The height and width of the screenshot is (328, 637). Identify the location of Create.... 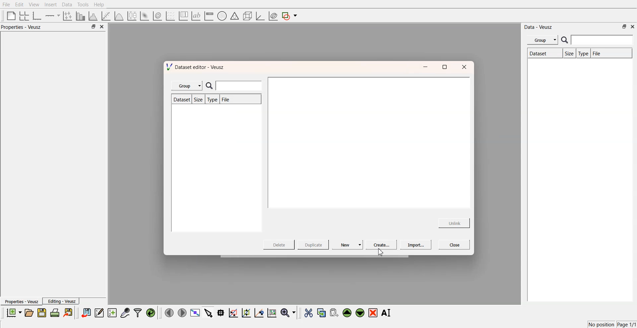
(380, 245).